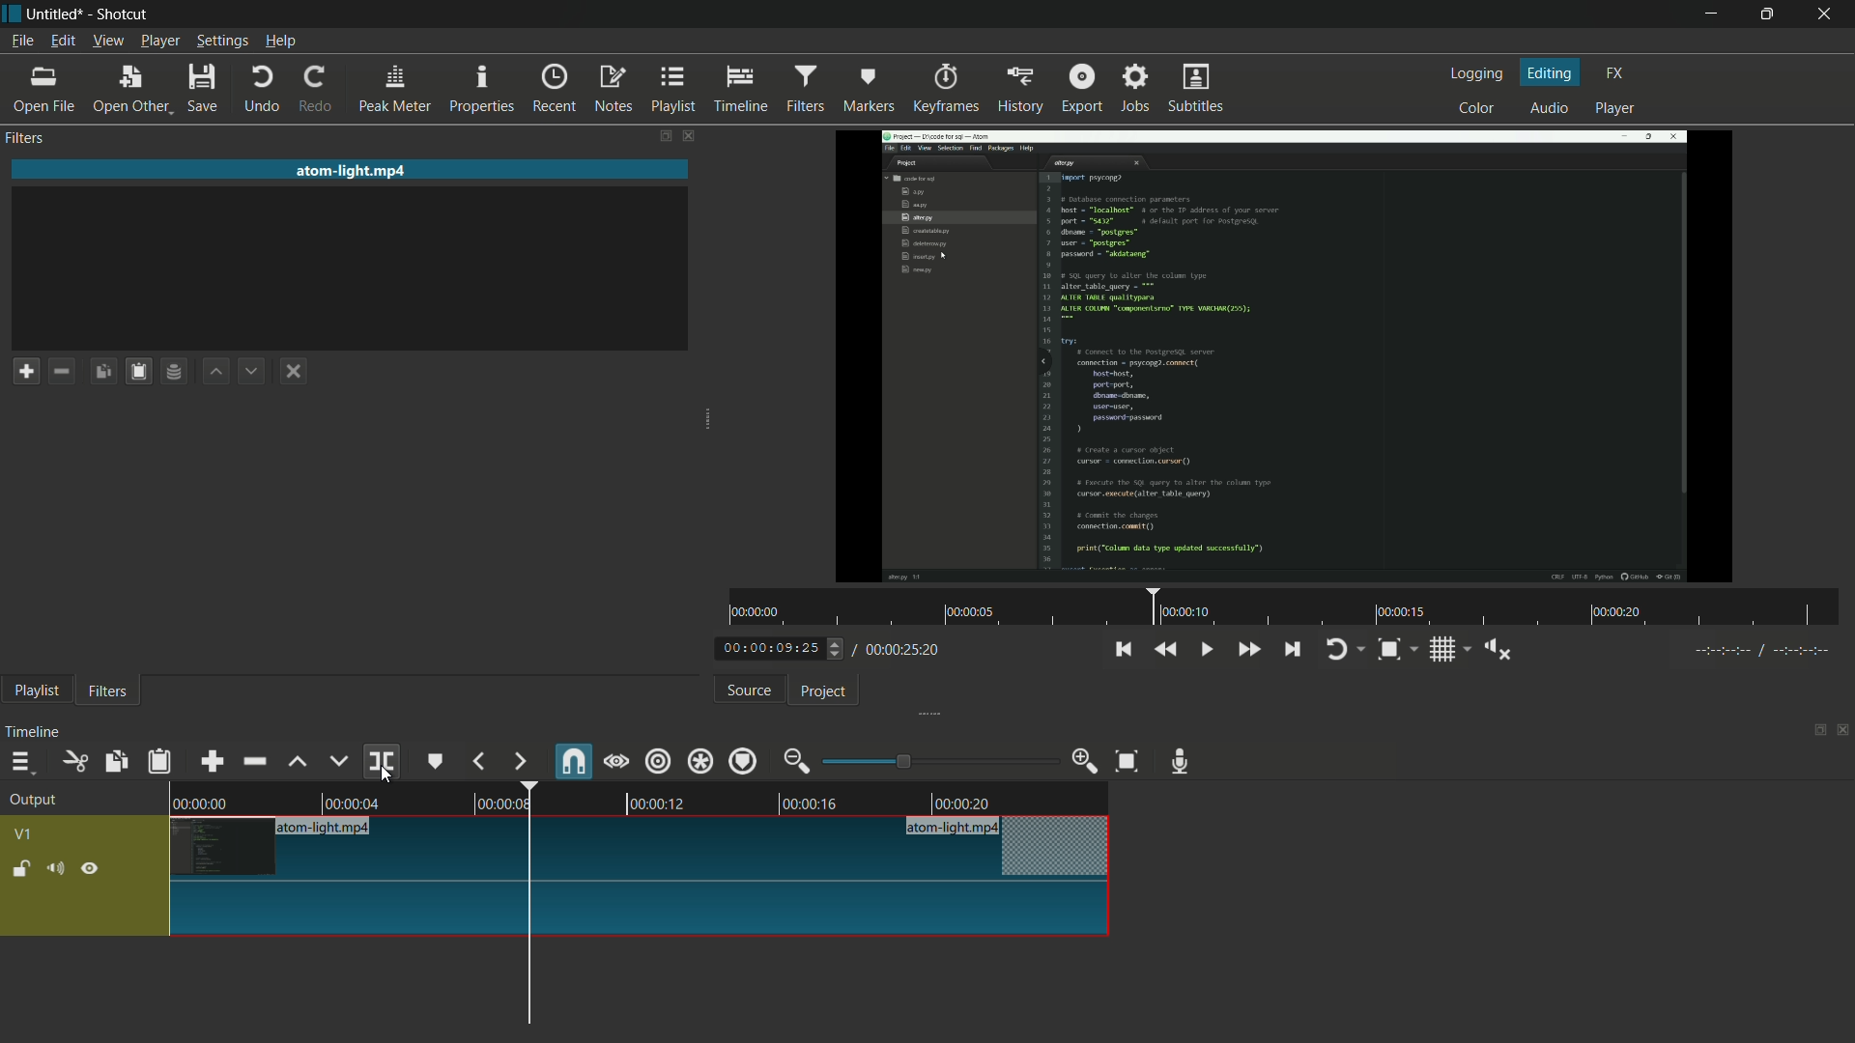 Image resolution: width=1855 pixels, height=1043 pixels. I want to click on append, so click(215, 760).